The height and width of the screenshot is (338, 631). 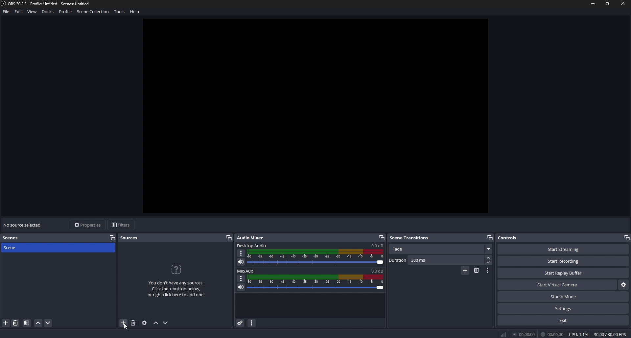 What do you see at coordinates (246, 271) in the screenshot?
I see `mic/aux` at bounding box center [246, 271].